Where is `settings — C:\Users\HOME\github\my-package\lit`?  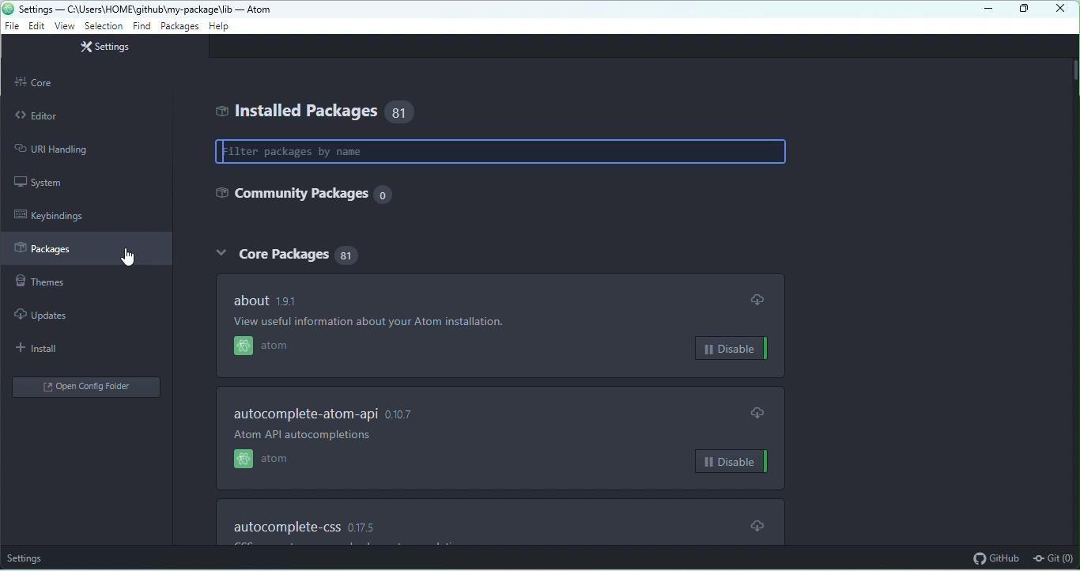 settings — C:\Users\HOME\github\my-package\lit is located at coordinates (126, 9).